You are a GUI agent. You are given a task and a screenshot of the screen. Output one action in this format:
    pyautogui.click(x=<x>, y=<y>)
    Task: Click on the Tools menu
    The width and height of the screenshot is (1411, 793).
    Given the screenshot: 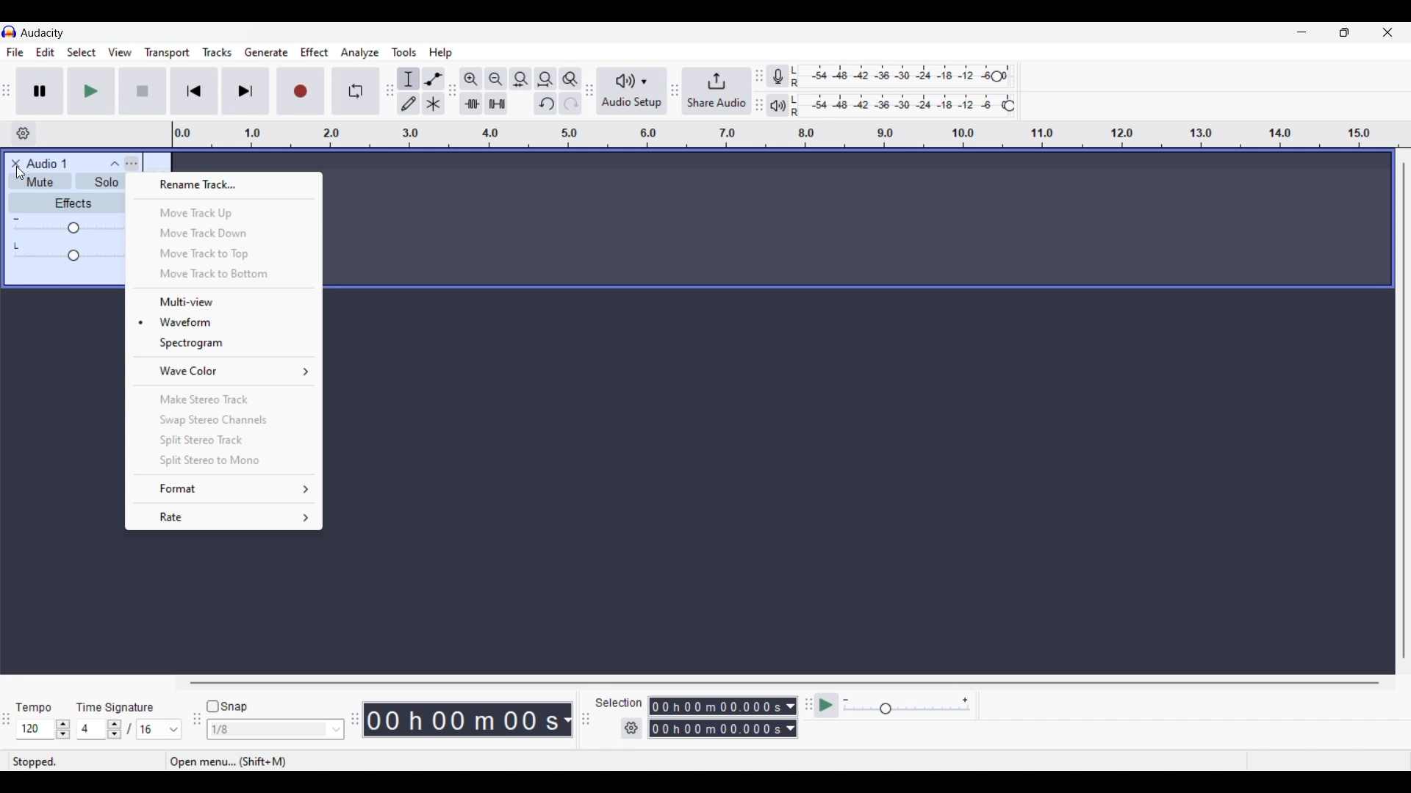 What is the action you would take?
    pyautogui.click(x=404, y=52)
    